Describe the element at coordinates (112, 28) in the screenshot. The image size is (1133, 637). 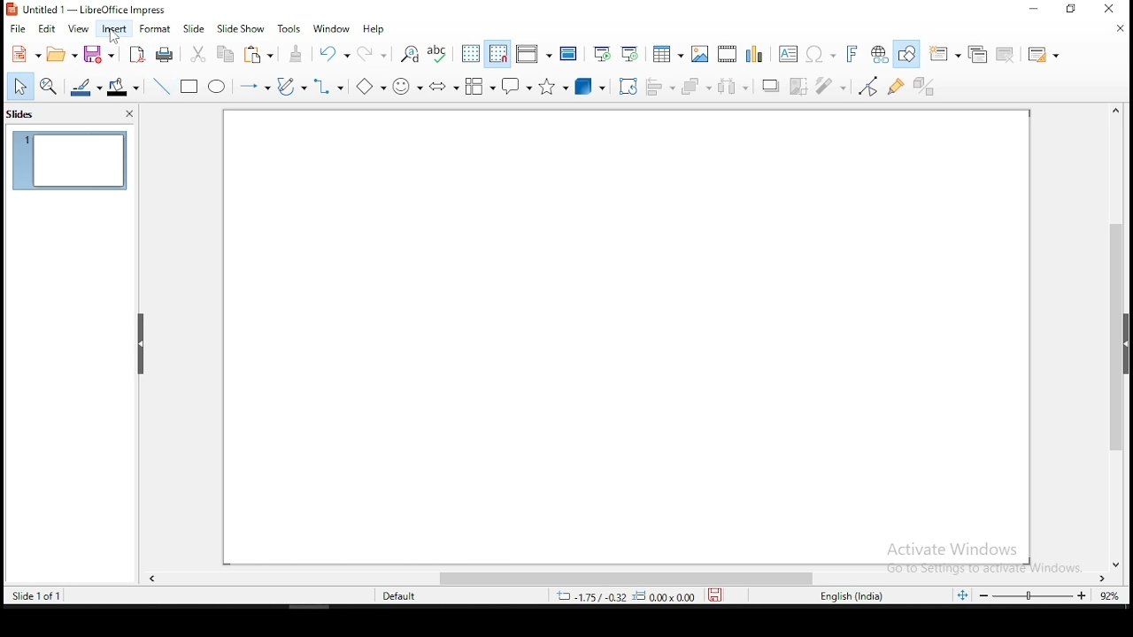
I see `insert` at that location.